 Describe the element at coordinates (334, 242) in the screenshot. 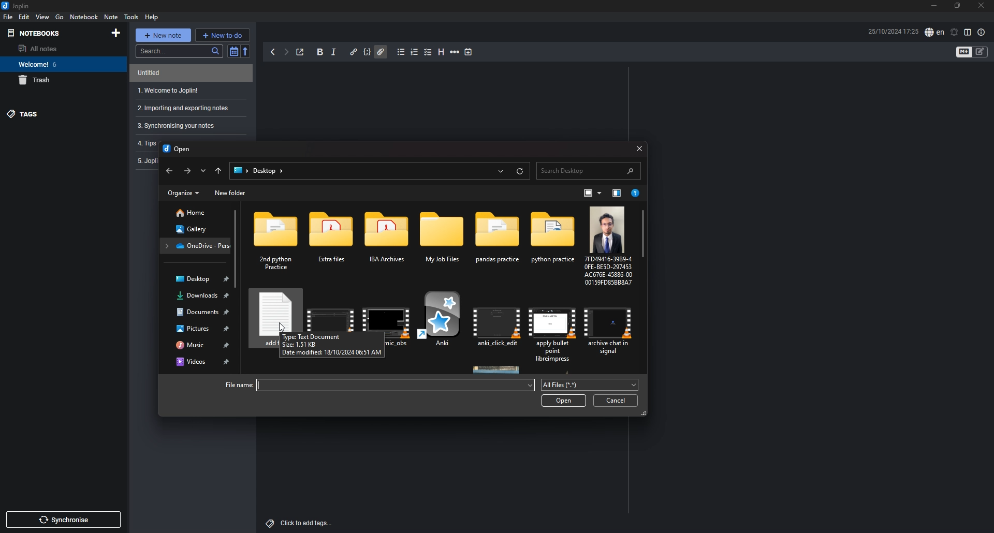

I see `folder` at that location.